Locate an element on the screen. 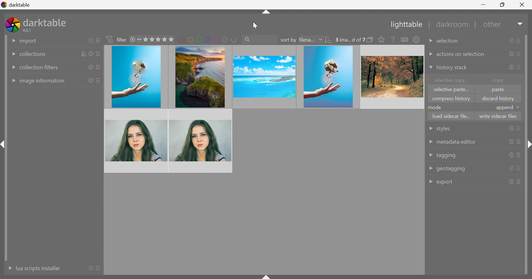  other is located at coordinates (493, 26).